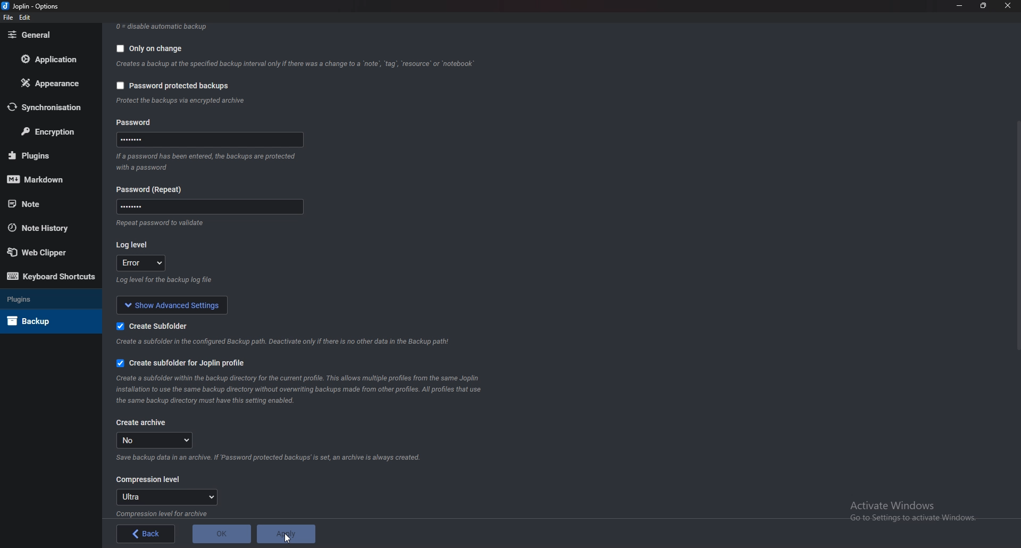 This screenshot has width=1021, height=548. I want to click on Info on password, so click(208, 164).